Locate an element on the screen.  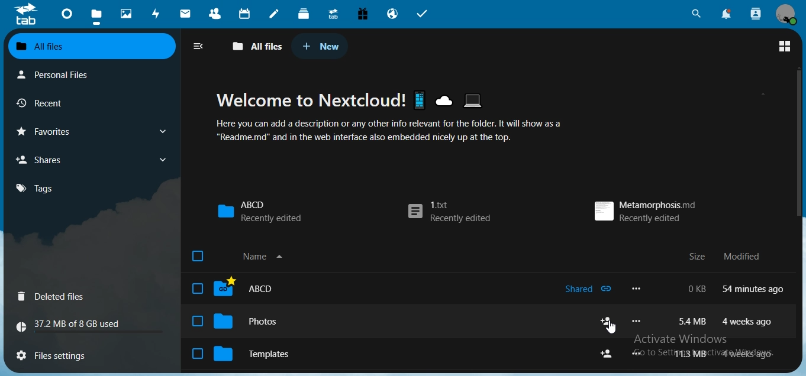
text is located at coordinates (737, 289).